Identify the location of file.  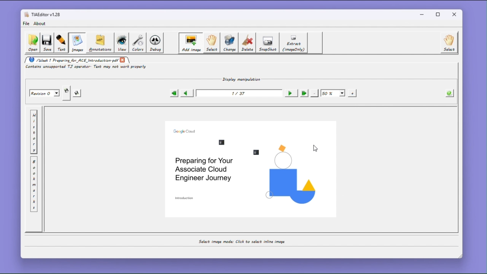
(26, 24).